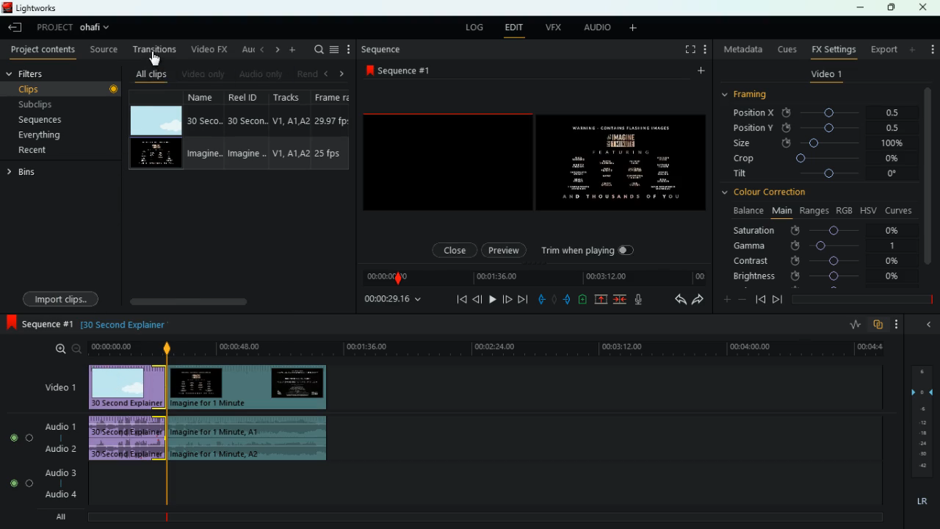  Describe the element at coordinates (126, 386) in the screenshot. I see `video` at that location.